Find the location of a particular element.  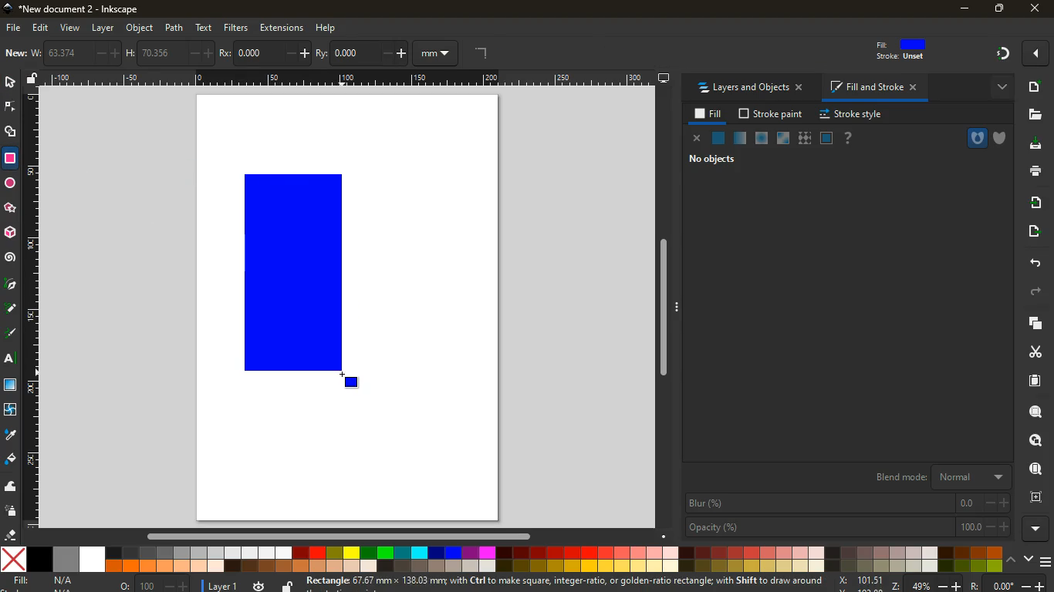

opacity is located at coordinates (740, 137).